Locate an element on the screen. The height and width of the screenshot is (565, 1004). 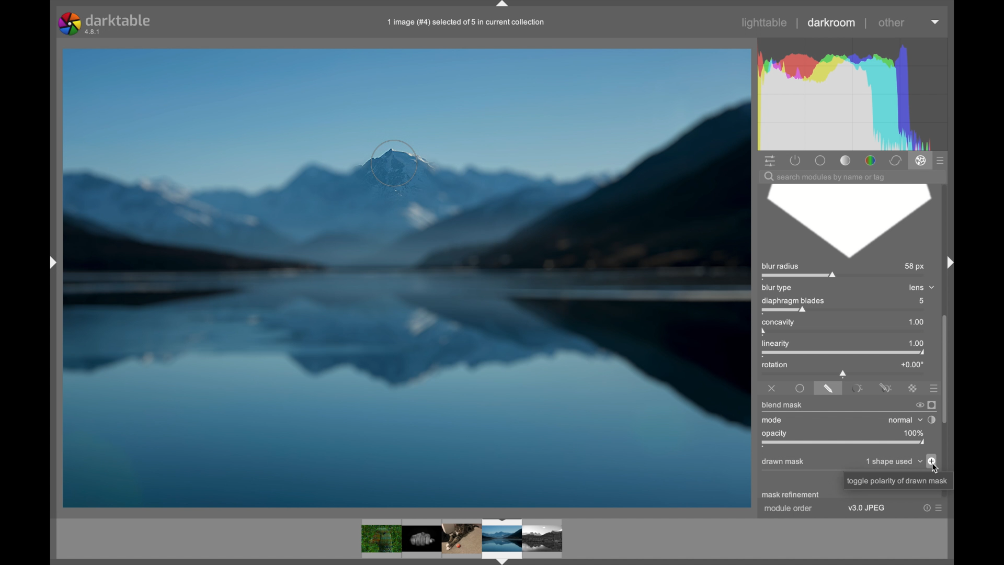
1.00 is located at coordinates (916, 322).